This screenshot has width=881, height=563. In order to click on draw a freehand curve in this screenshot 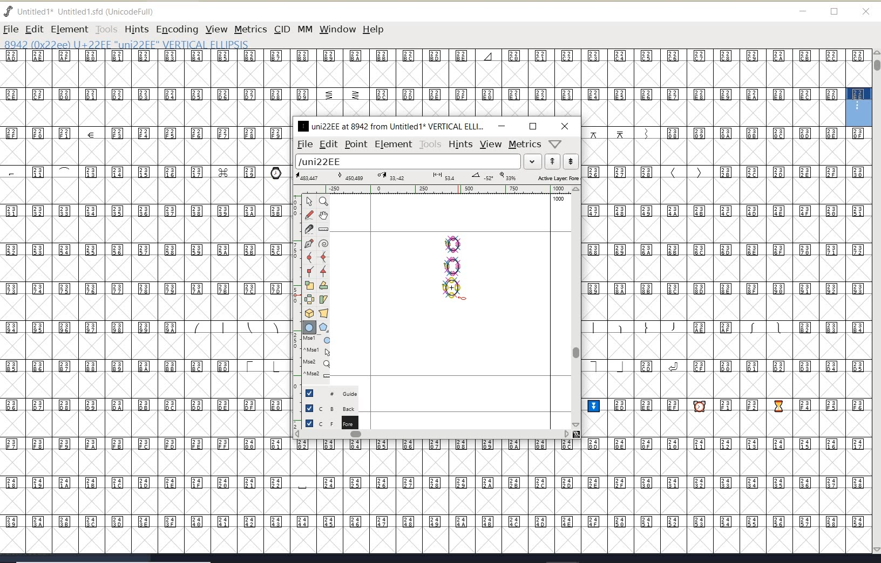, I will do `click(310, 215)`.